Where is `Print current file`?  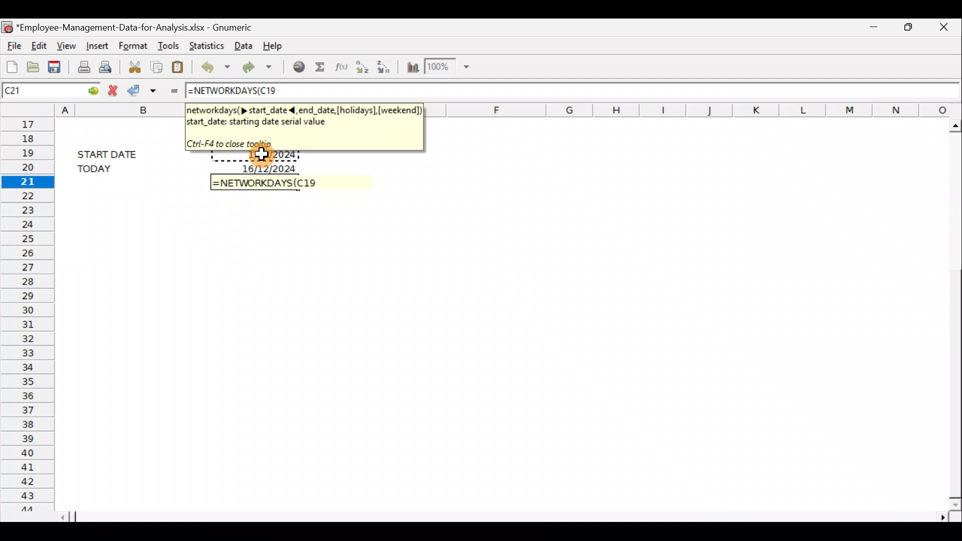
Print current file is located at coordinates (82, 66).